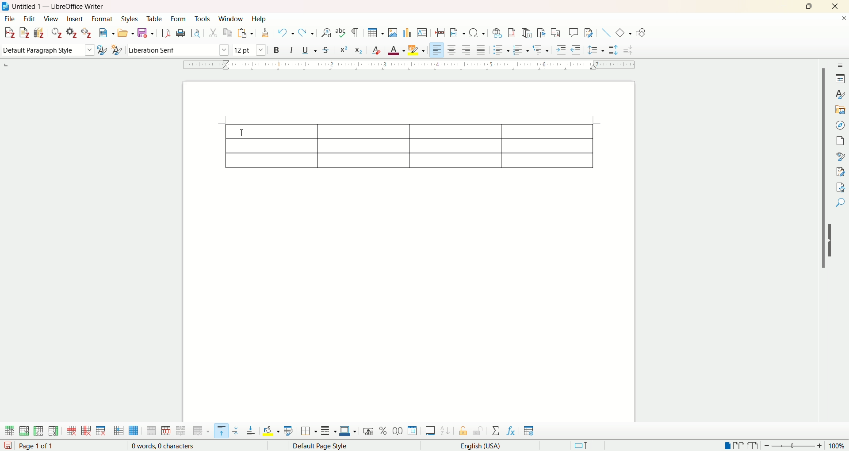 Image resolution: width=849 pixels, height=451 pixels. I want to click on protect cell, so click(463, 429).